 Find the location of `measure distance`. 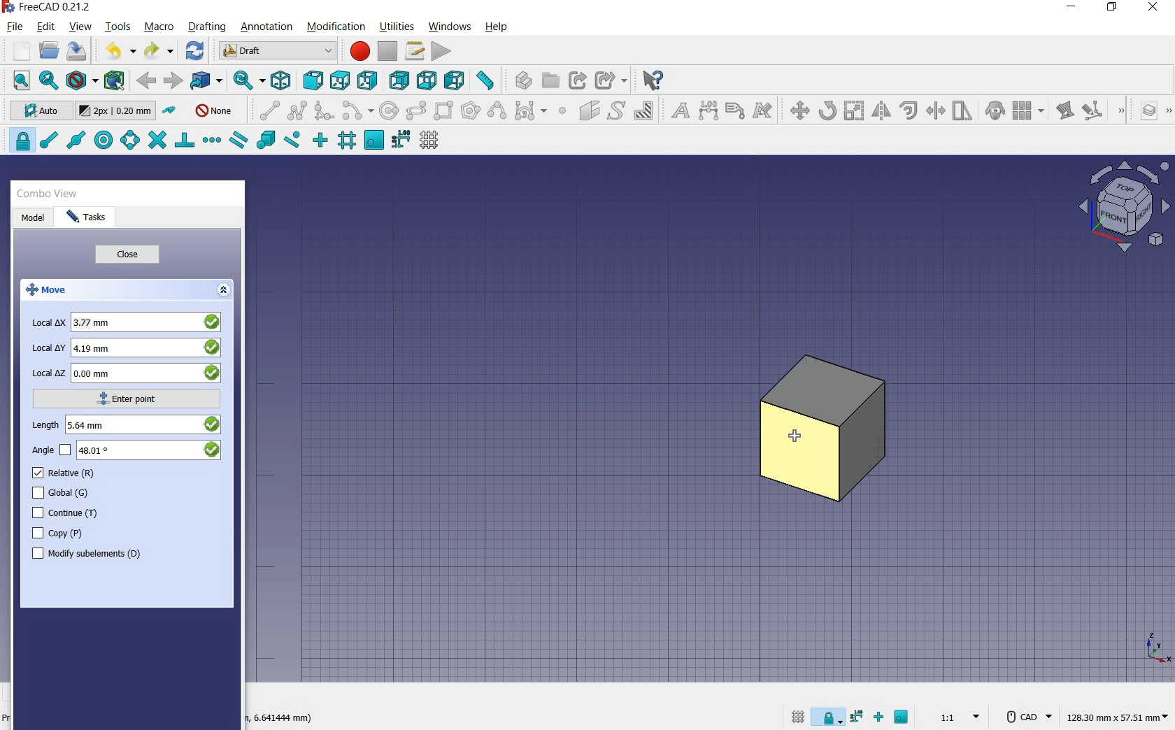

measure distance is located at coordinates (486, 81).